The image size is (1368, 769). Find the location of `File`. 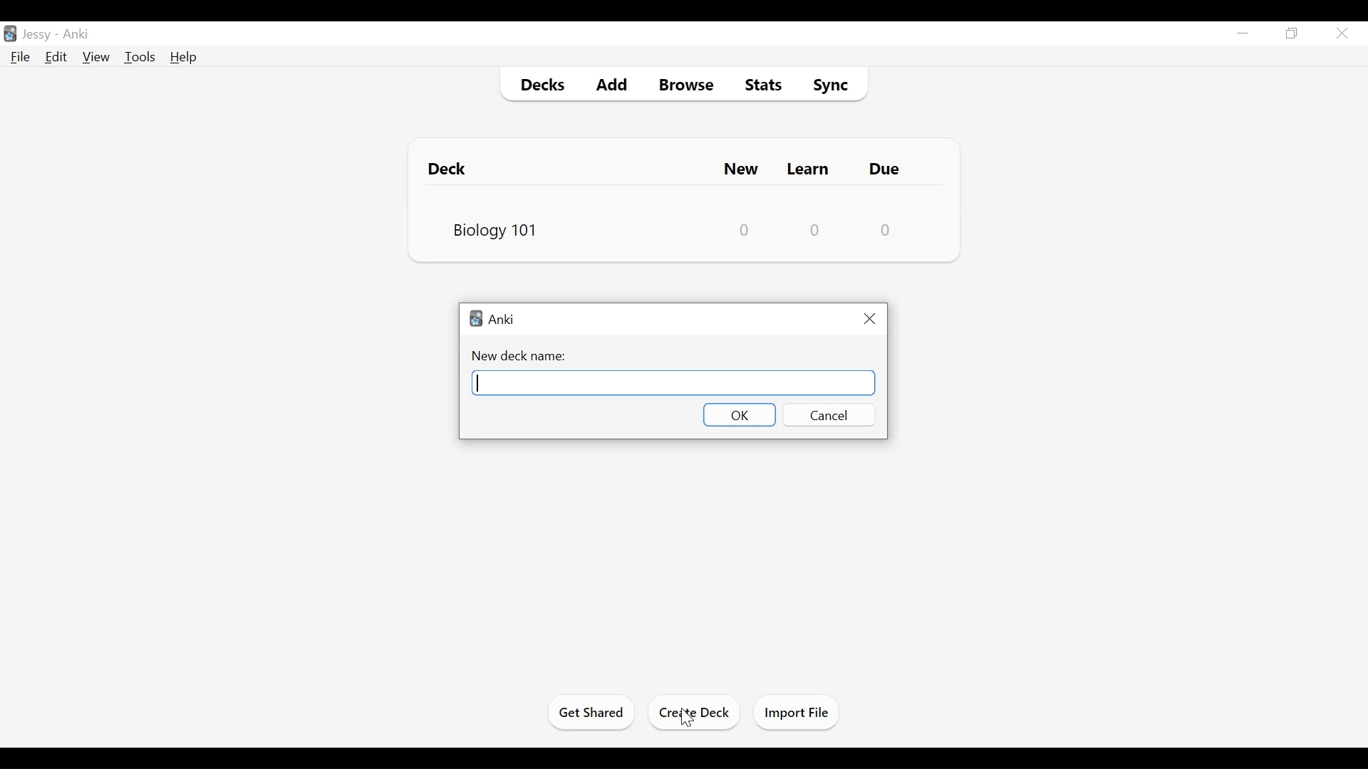

File is located at coordinates (22, 57).